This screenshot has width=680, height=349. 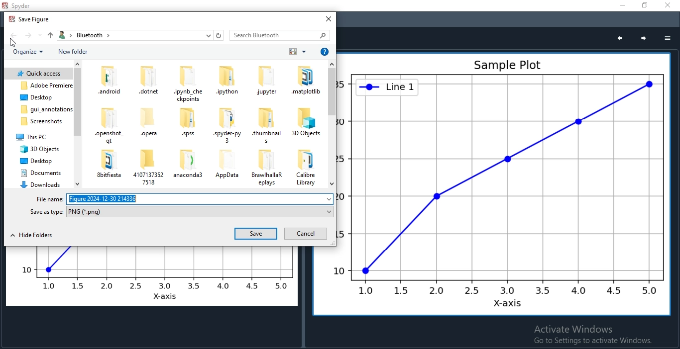 I want to click on files, so click(x=188, y=83).